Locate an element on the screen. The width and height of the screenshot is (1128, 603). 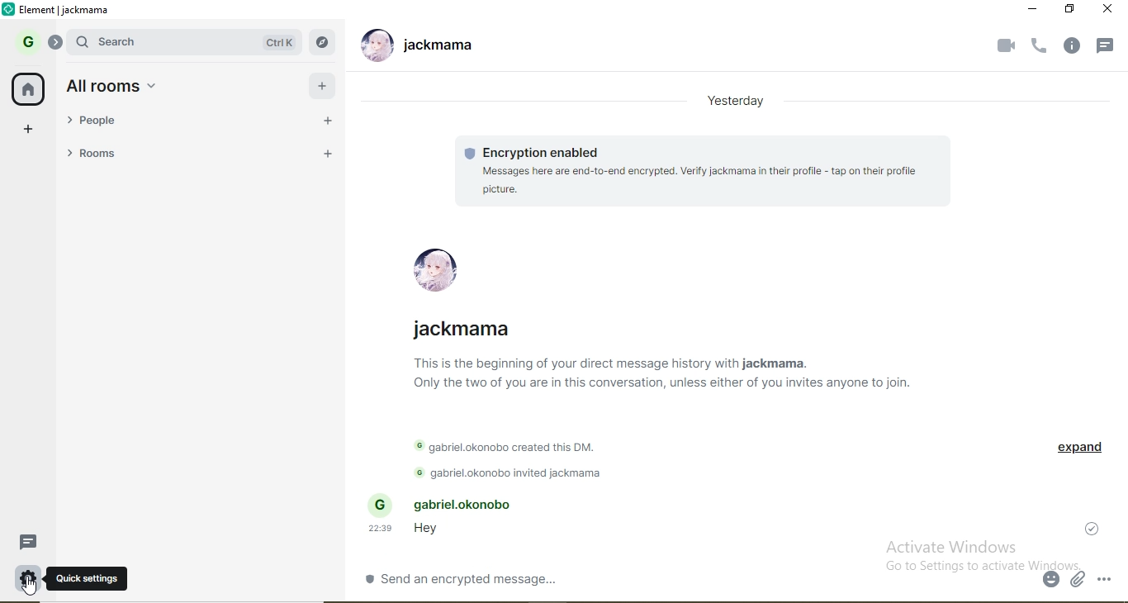
profile picture is located at coordinates (438, 265).